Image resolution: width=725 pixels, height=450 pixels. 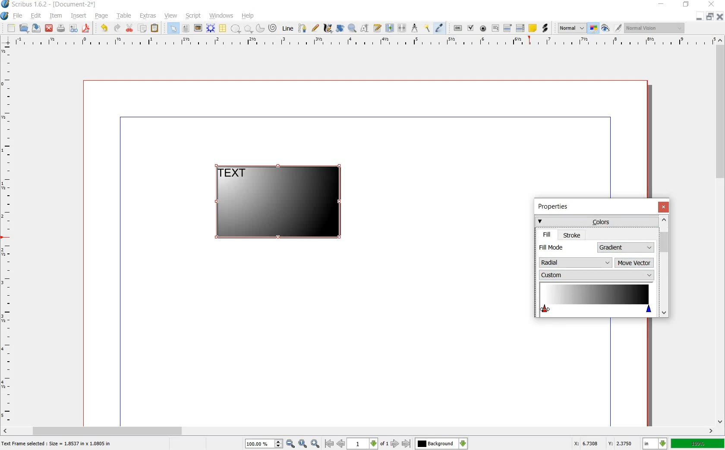 What do you see at coordinates (290, 444) in the screenshot?
I see `zoom out` at bounding box center [290, 444].